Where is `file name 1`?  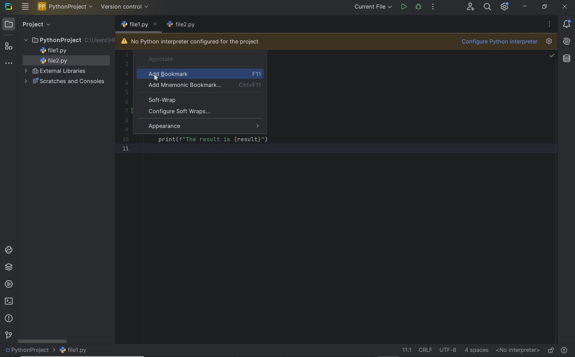 file name 1 is located at coordinates (182, 25).